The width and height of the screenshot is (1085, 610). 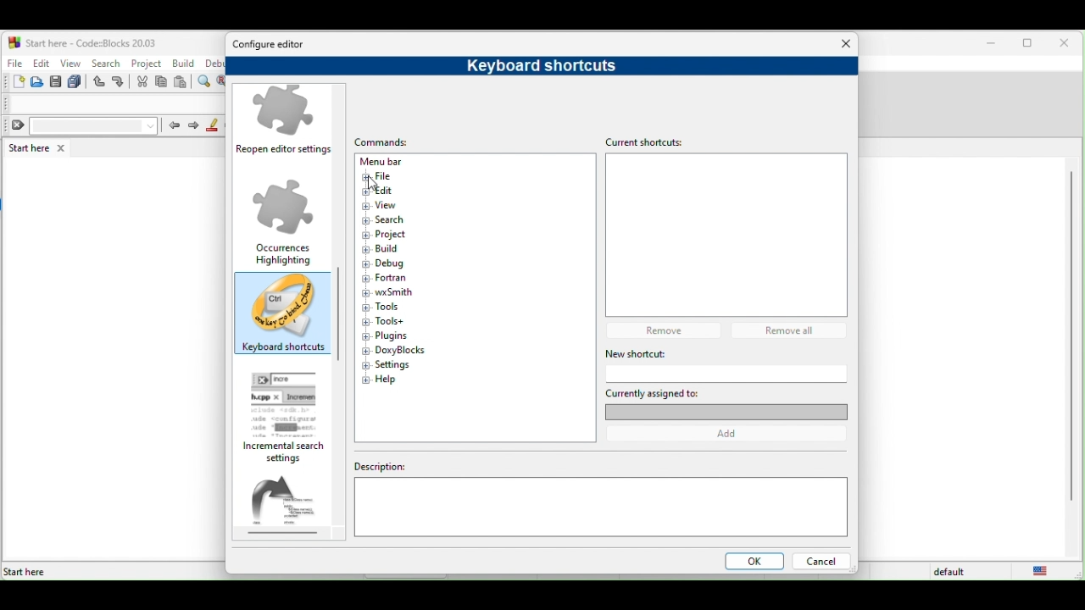 I want to click on remove all, so click(x=793, y=330).